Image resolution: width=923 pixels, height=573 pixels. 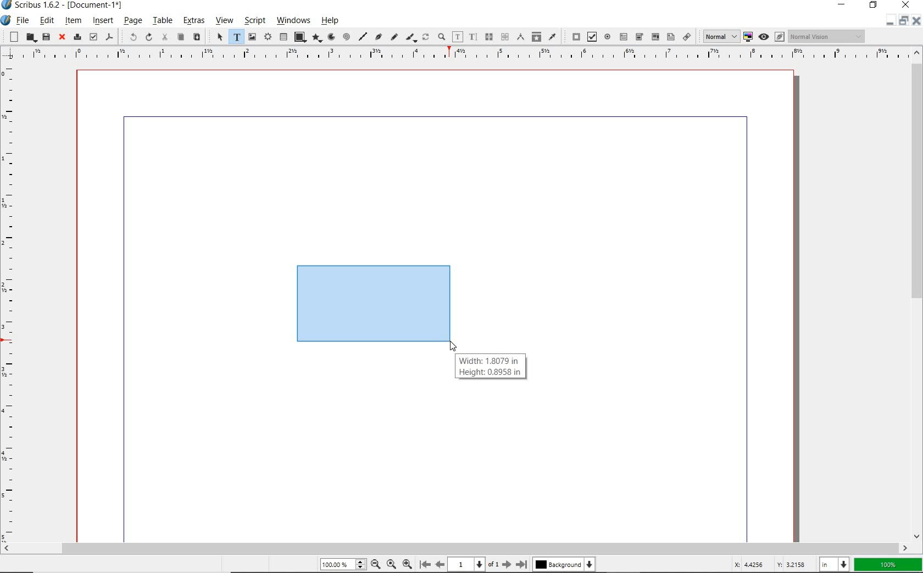 What do you see at coordinates (456, 548) in the screenshot?
I see `scrollbar` at bounding box center [456, 548].